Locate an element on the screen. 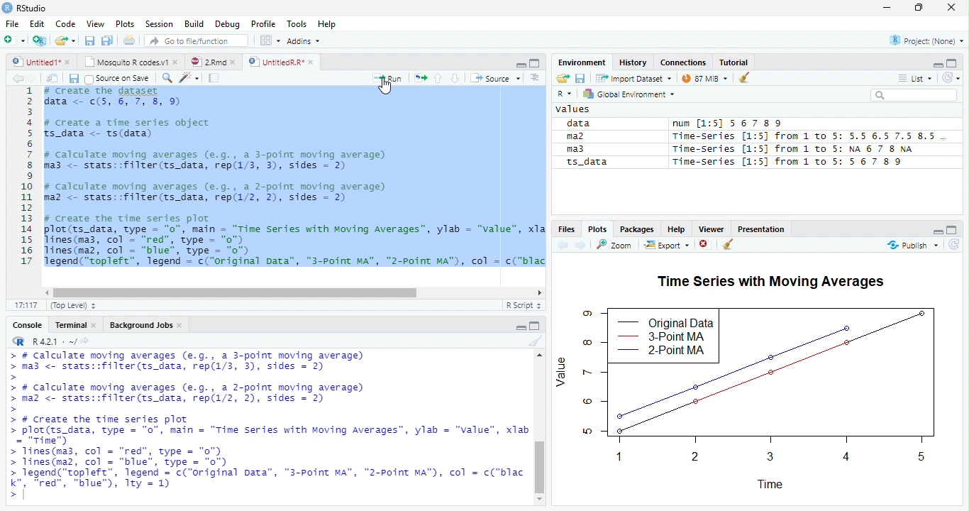  wrokspace pan is located at coordinates (269, 40).